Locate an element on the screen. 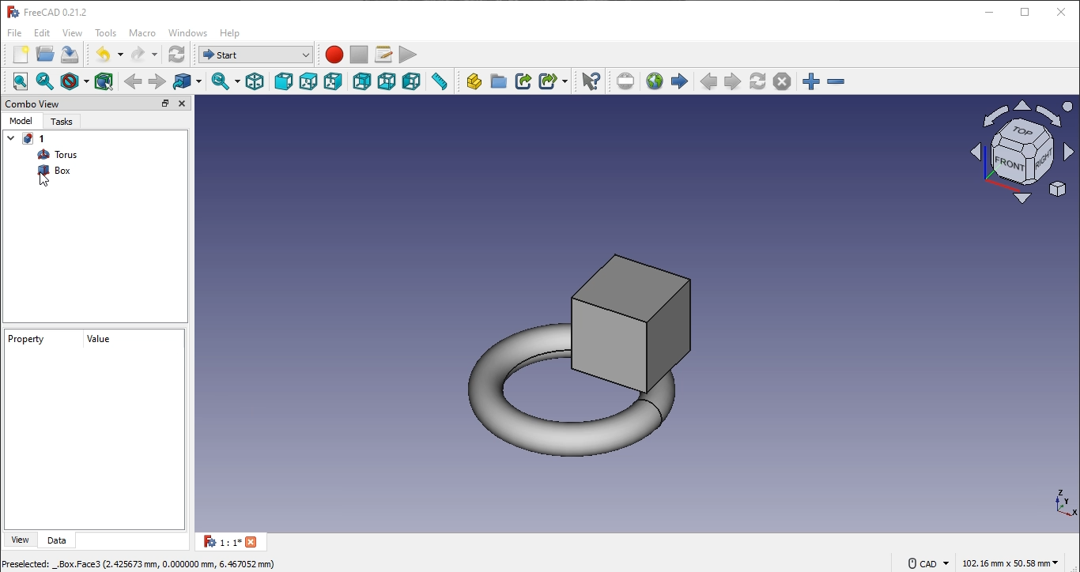  workbench is located at coordinates (176, 54).